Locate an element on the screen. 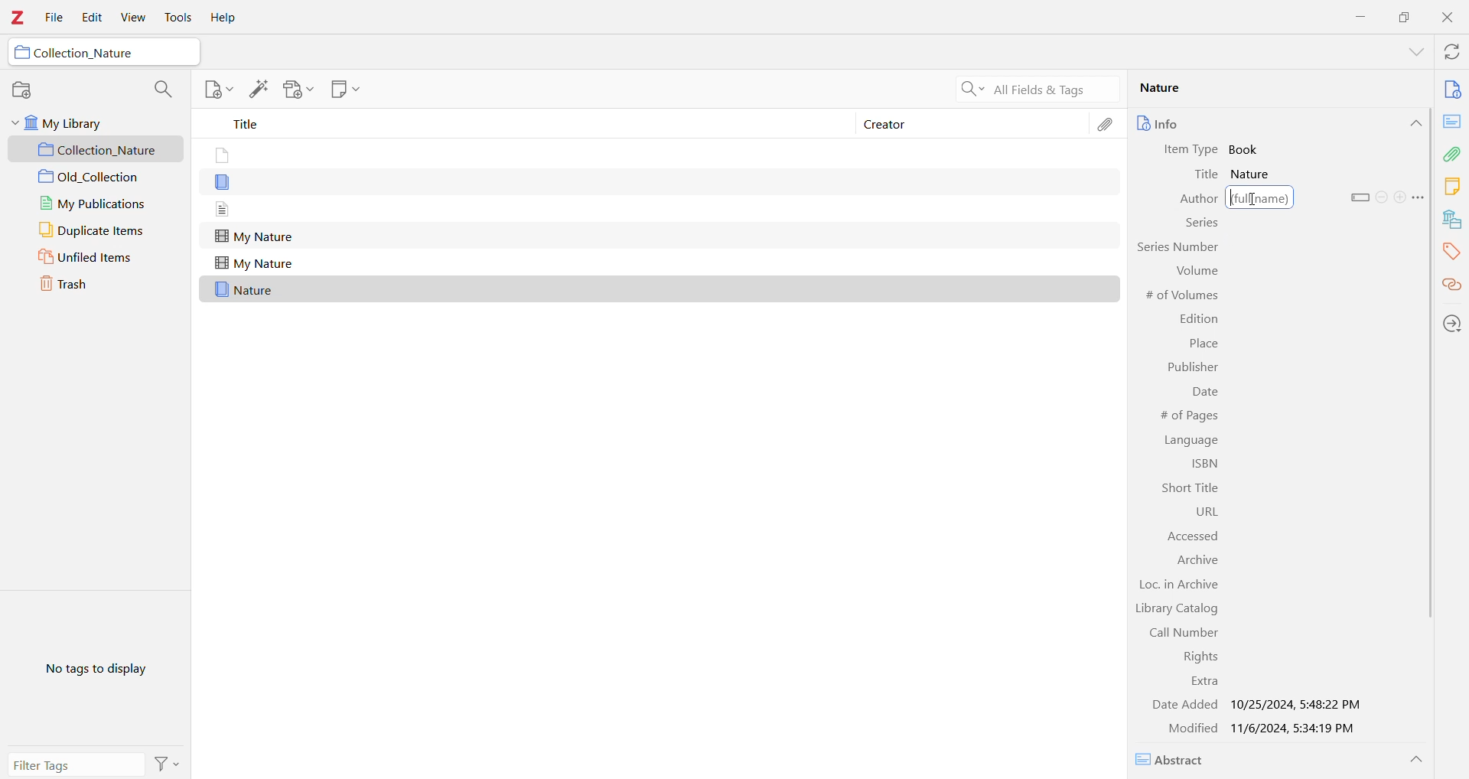  Collection_Nature is located at coordinates (98, 150).